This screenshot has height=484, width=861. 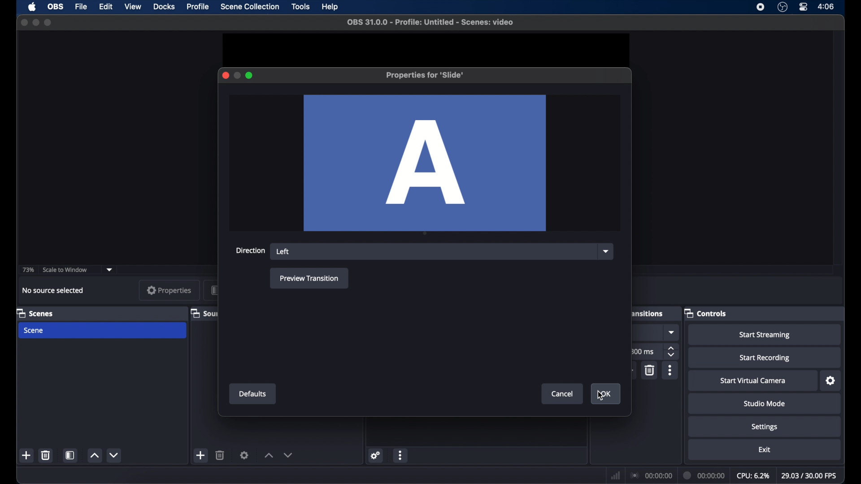 I want to click on file, so click(x=81, y=7).